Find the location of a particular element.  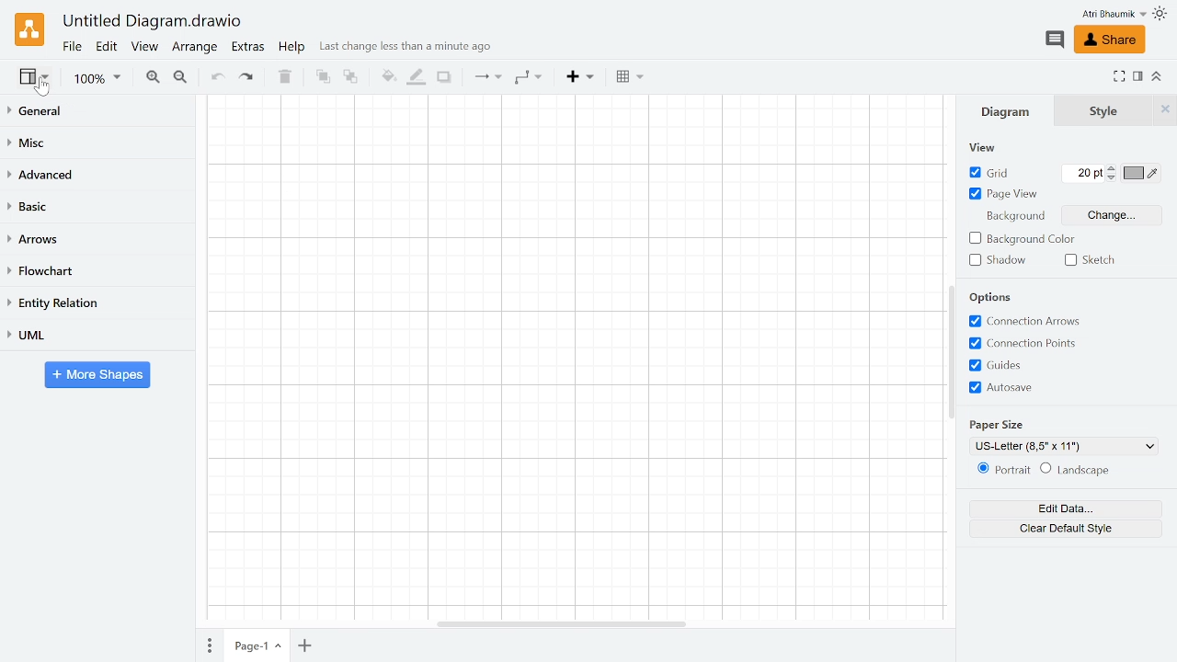

Zoom out is located at coordinates (182, 78).